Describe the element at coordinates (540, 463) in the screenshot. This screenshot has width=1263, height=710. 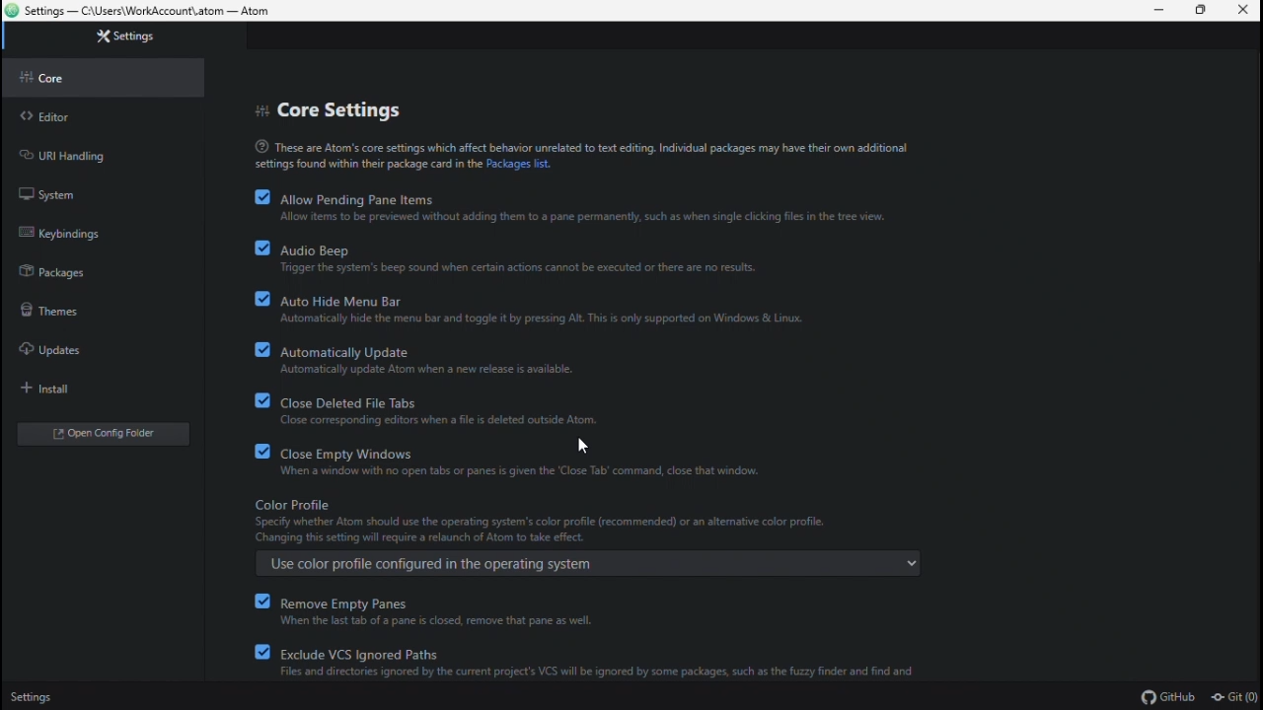
I see `Close empty Windows ` at that location.